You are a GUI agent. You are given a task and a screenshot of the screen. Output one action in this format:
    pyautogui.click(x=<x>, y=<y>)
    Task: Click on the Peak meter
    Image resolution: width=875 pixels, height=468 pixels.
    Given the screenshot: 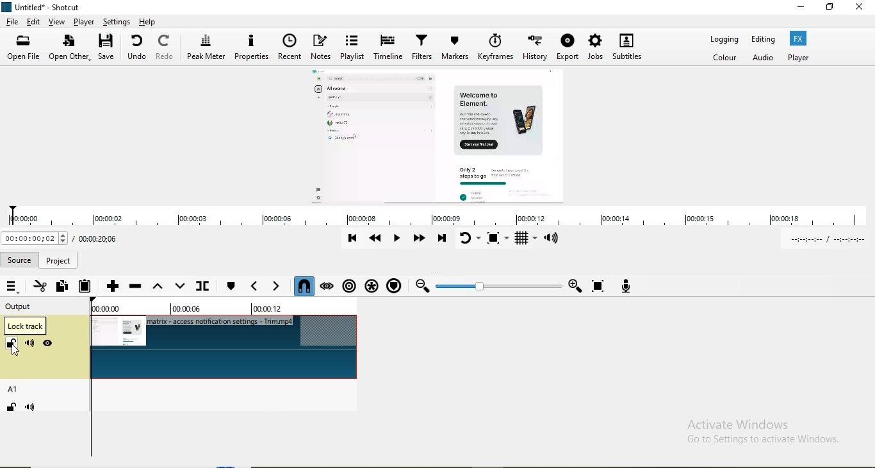 What is the action you would take?
    pyautogui.click(x=206, y=48)
    